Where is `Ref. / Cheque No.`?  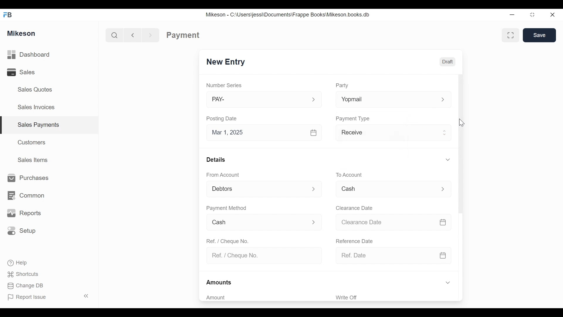 Ref. / Cheque No. is located at coordinates (266, 255).